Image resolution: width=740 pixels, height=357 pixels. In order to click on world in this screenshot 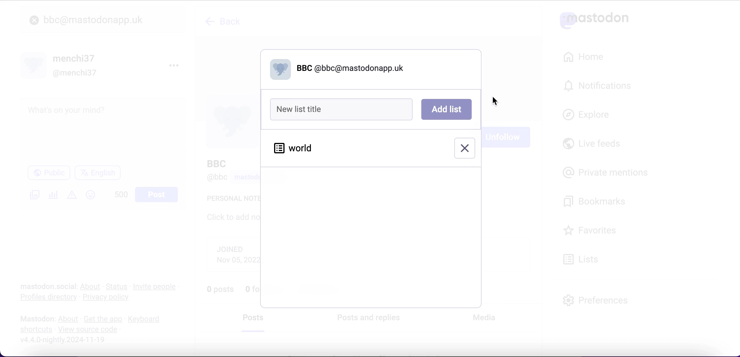, I will do `click(294, 148)`.